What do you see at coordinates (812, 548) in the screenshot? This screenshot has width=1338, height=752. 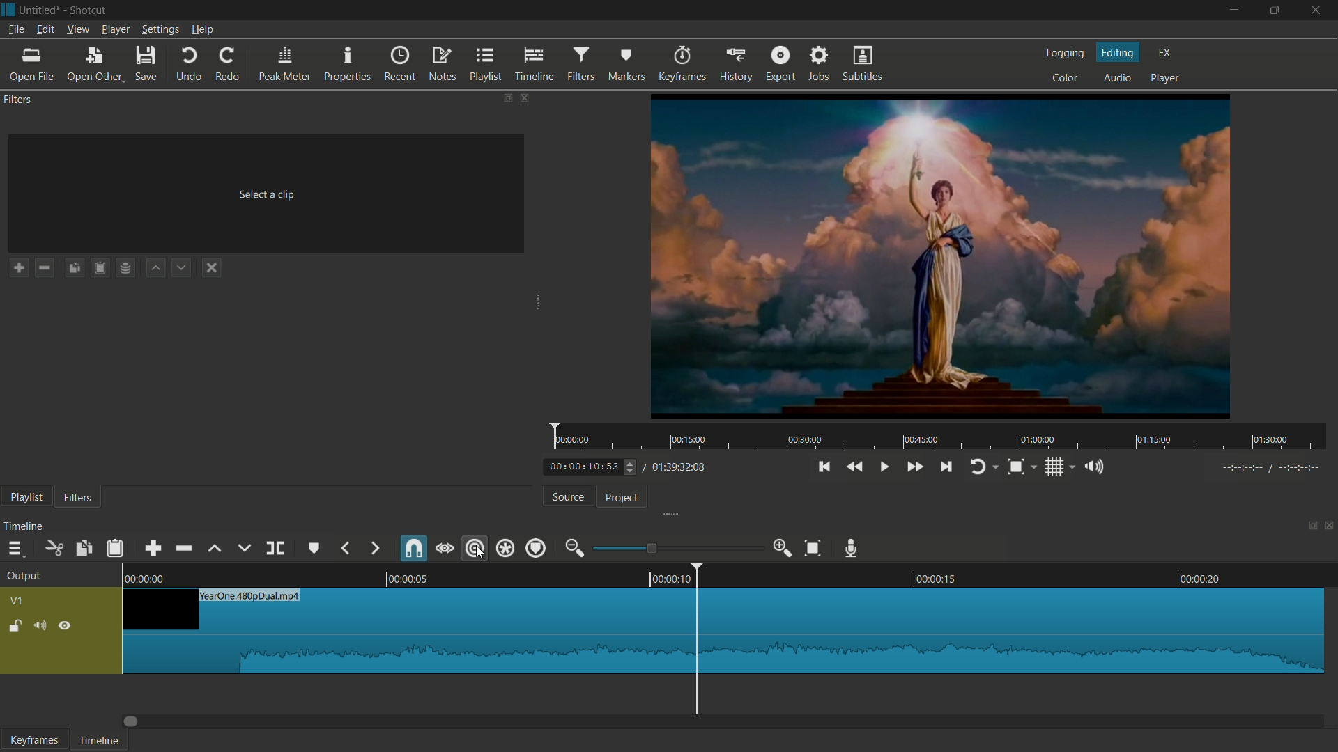 I see `zoom timeline to fit` at bounding box center [812, 548].